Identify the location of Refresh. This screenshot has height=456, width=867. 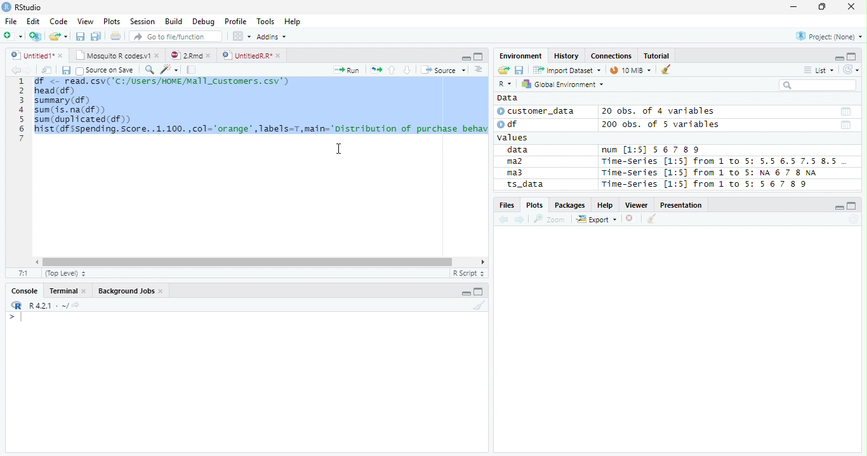
(854, 220).